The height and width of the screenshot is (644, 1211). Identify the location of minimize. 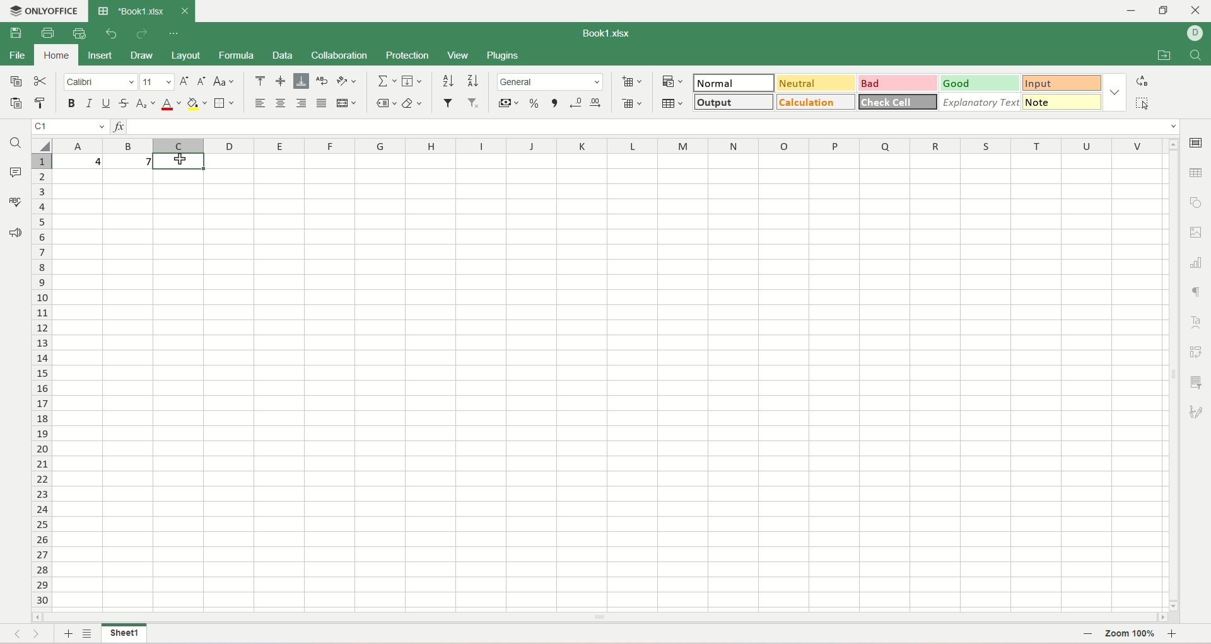
(1135, 11).